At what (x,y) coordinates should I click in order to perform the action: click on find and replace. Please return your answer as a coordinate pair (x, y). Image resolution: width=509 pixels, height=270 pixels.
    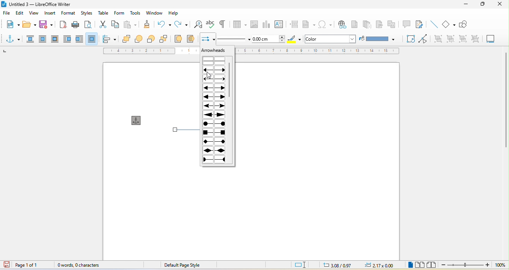
    Looking at the image, I should click on (198, 24).